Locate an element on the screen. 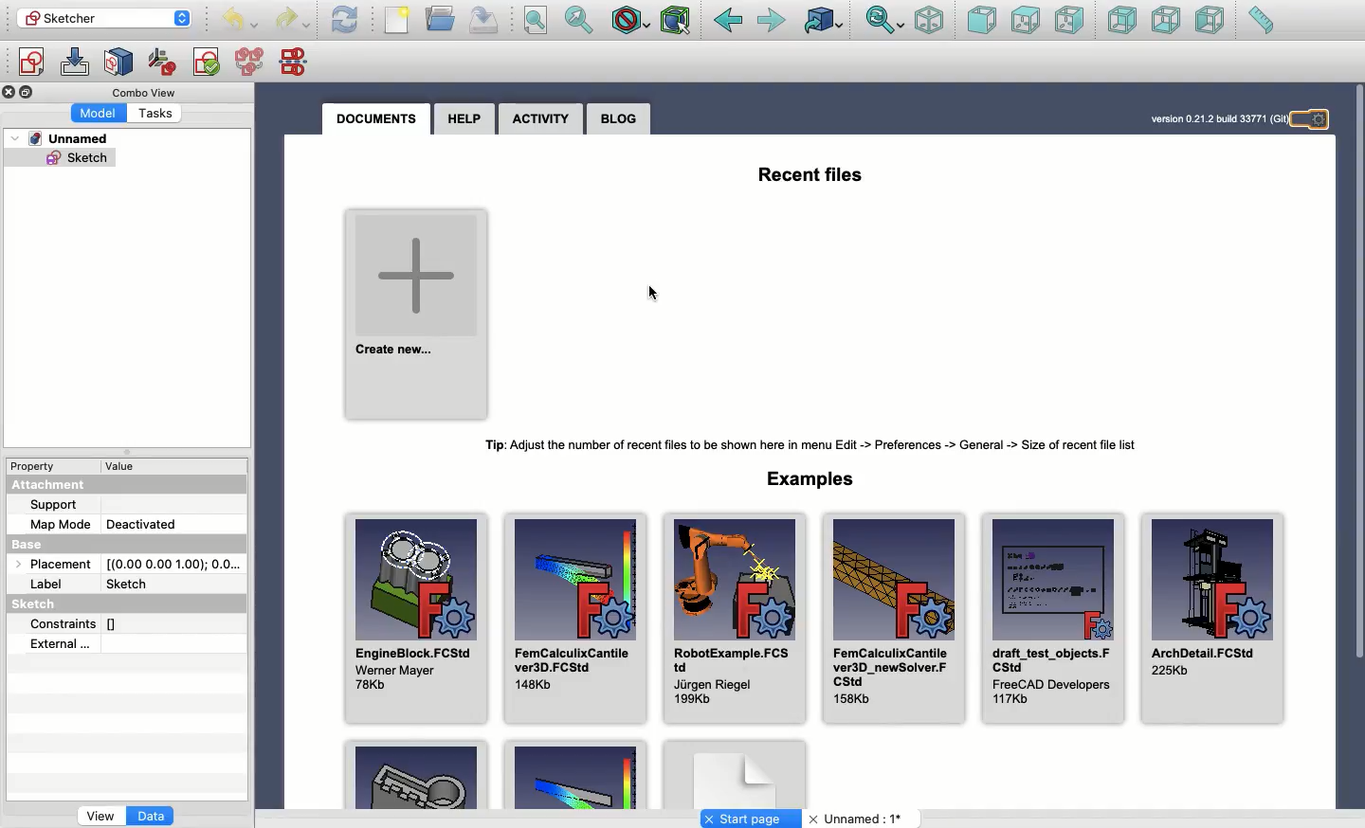 The width and height of the screenshot is (1365, 828). value is located at coordinates (124, 467).